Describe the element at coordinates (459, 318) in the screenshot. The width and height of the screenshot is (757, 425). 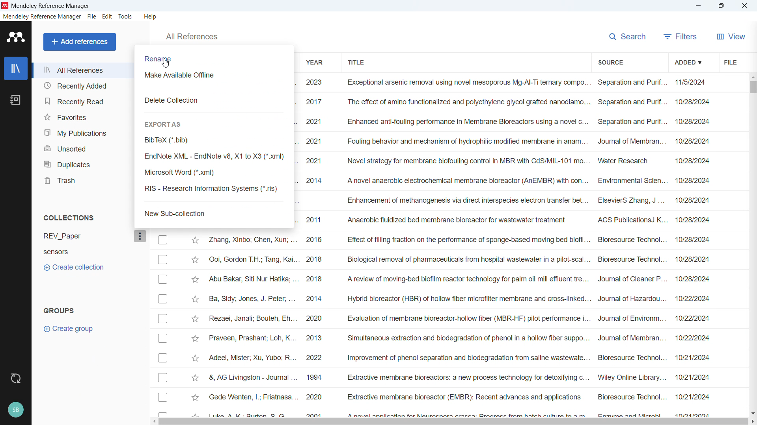
I see `Rezaei, Janali; Bouteh, Eh... 2020 Evaluation of membrane bioreactor-hollow fiber (MBR-HF) pilot performance i... Journal of Environm... 10/22/2024` at that location.